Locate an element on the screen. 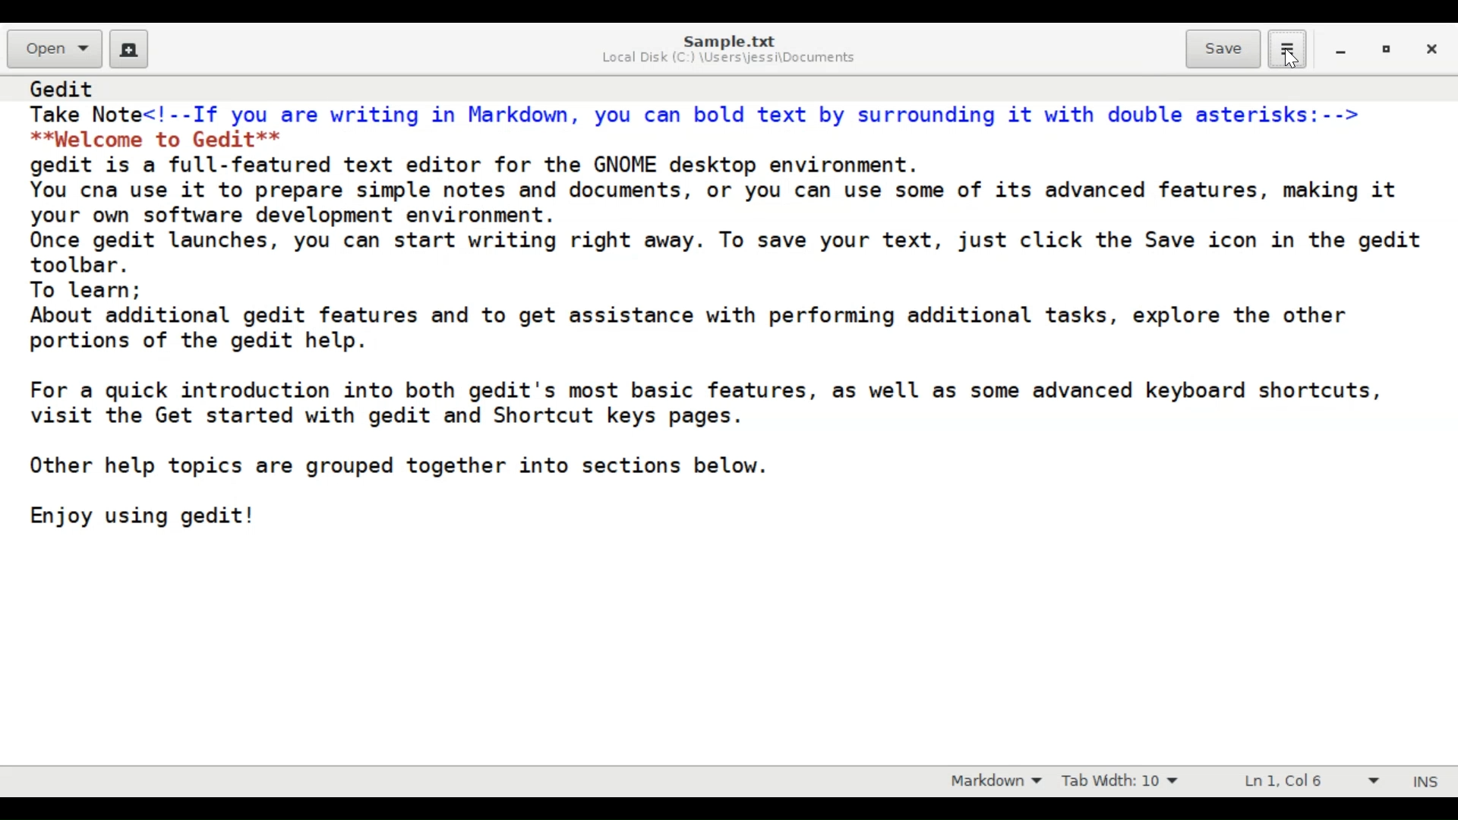  Create a new document is located at coordinates (131, 48).